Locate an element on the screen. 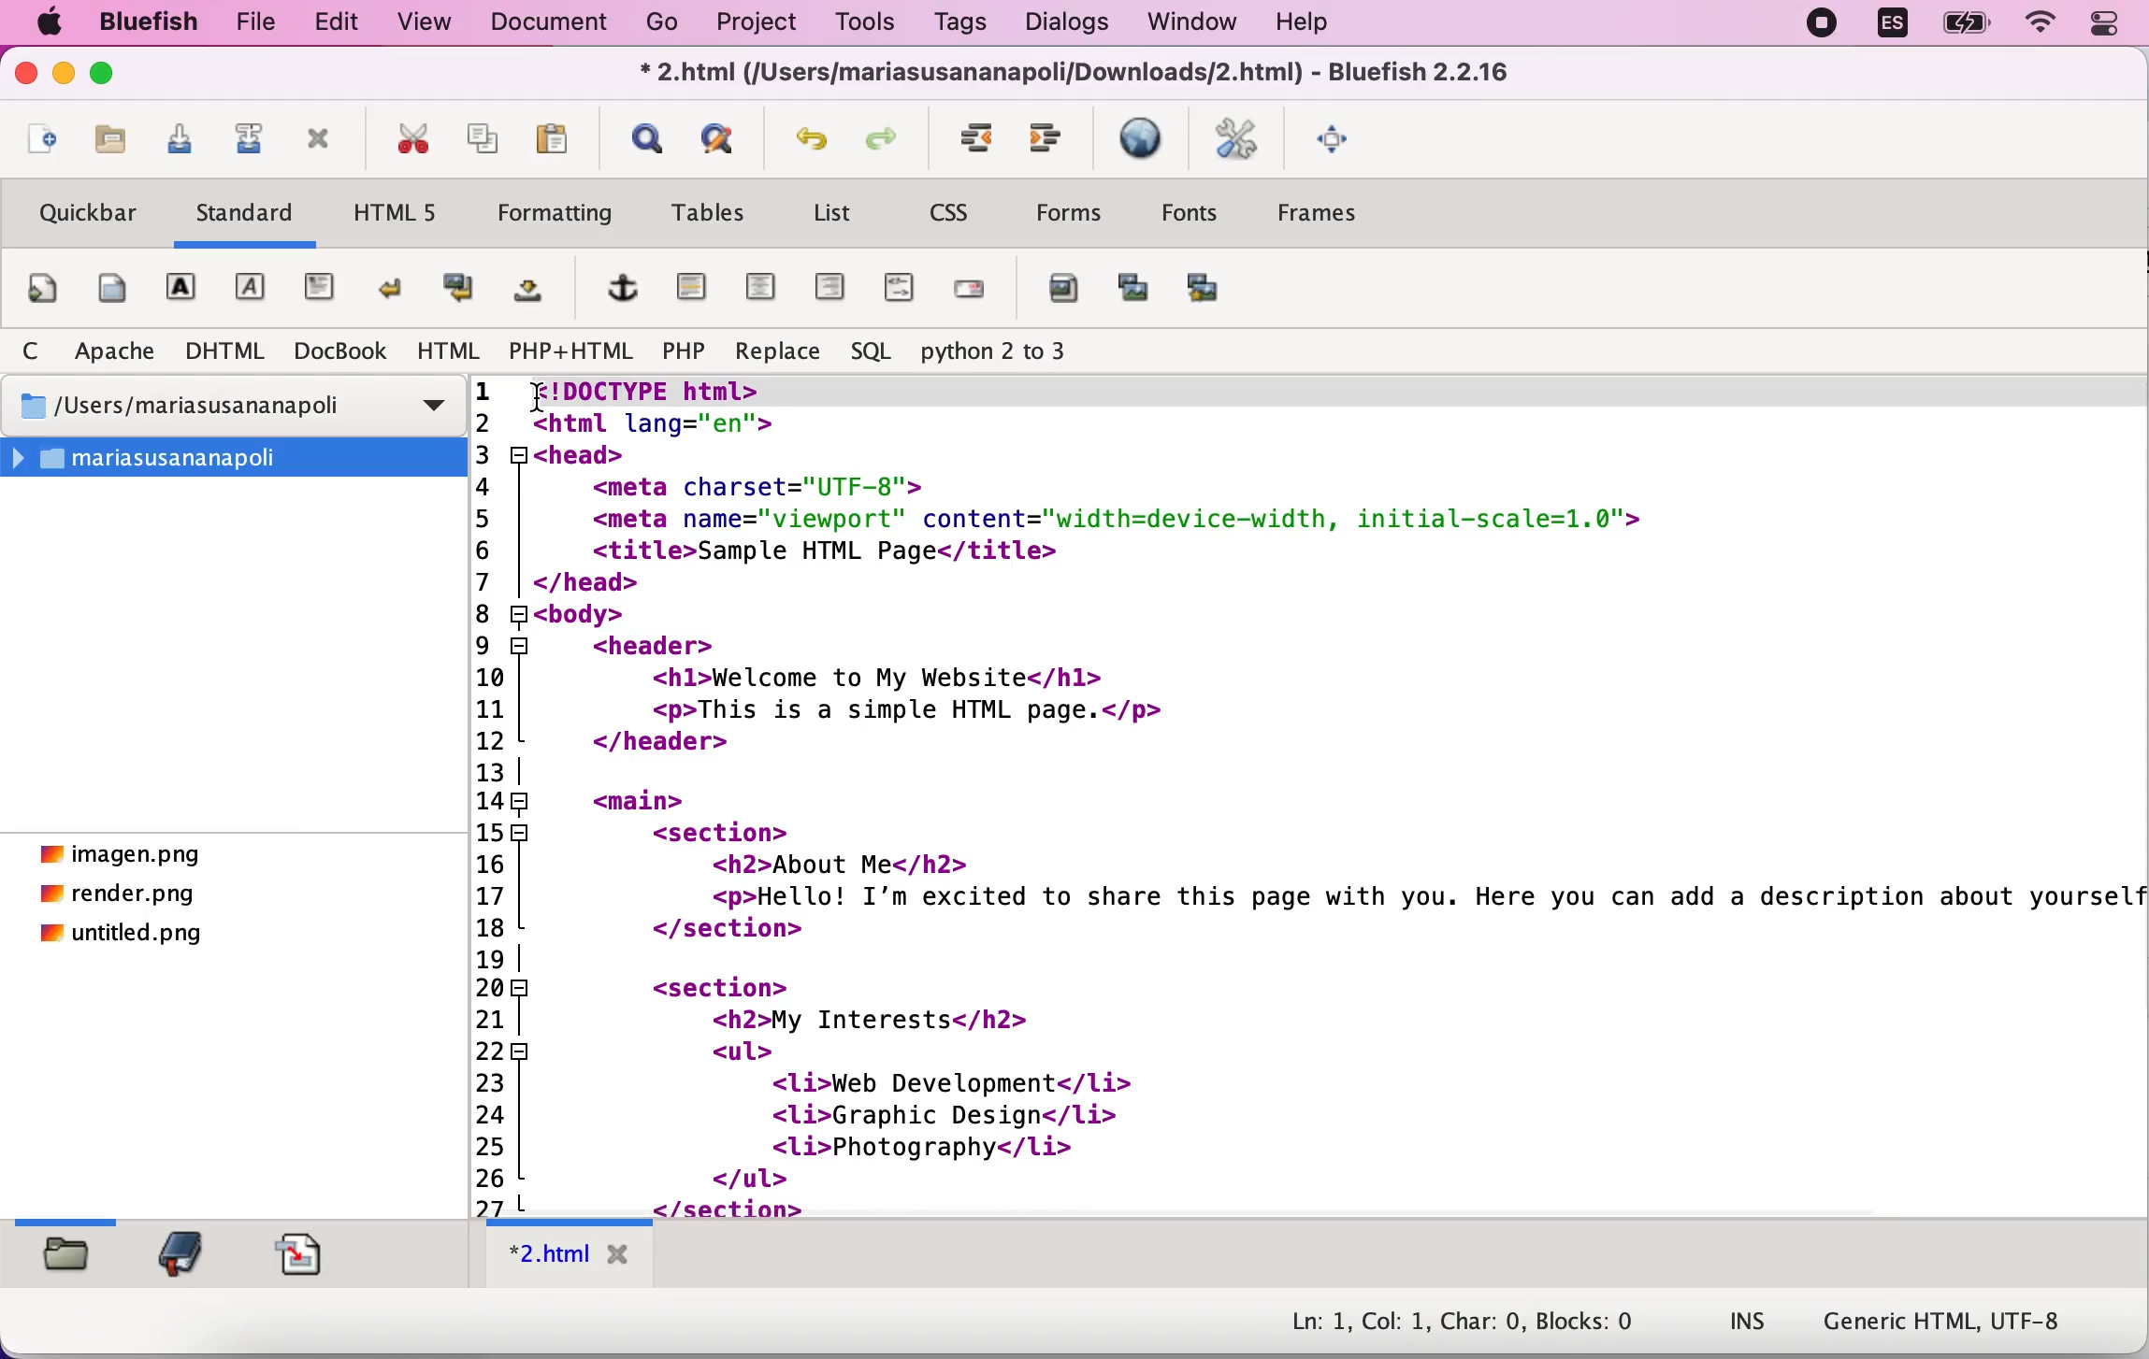  Control centre is located at coordinates (2105, 24).